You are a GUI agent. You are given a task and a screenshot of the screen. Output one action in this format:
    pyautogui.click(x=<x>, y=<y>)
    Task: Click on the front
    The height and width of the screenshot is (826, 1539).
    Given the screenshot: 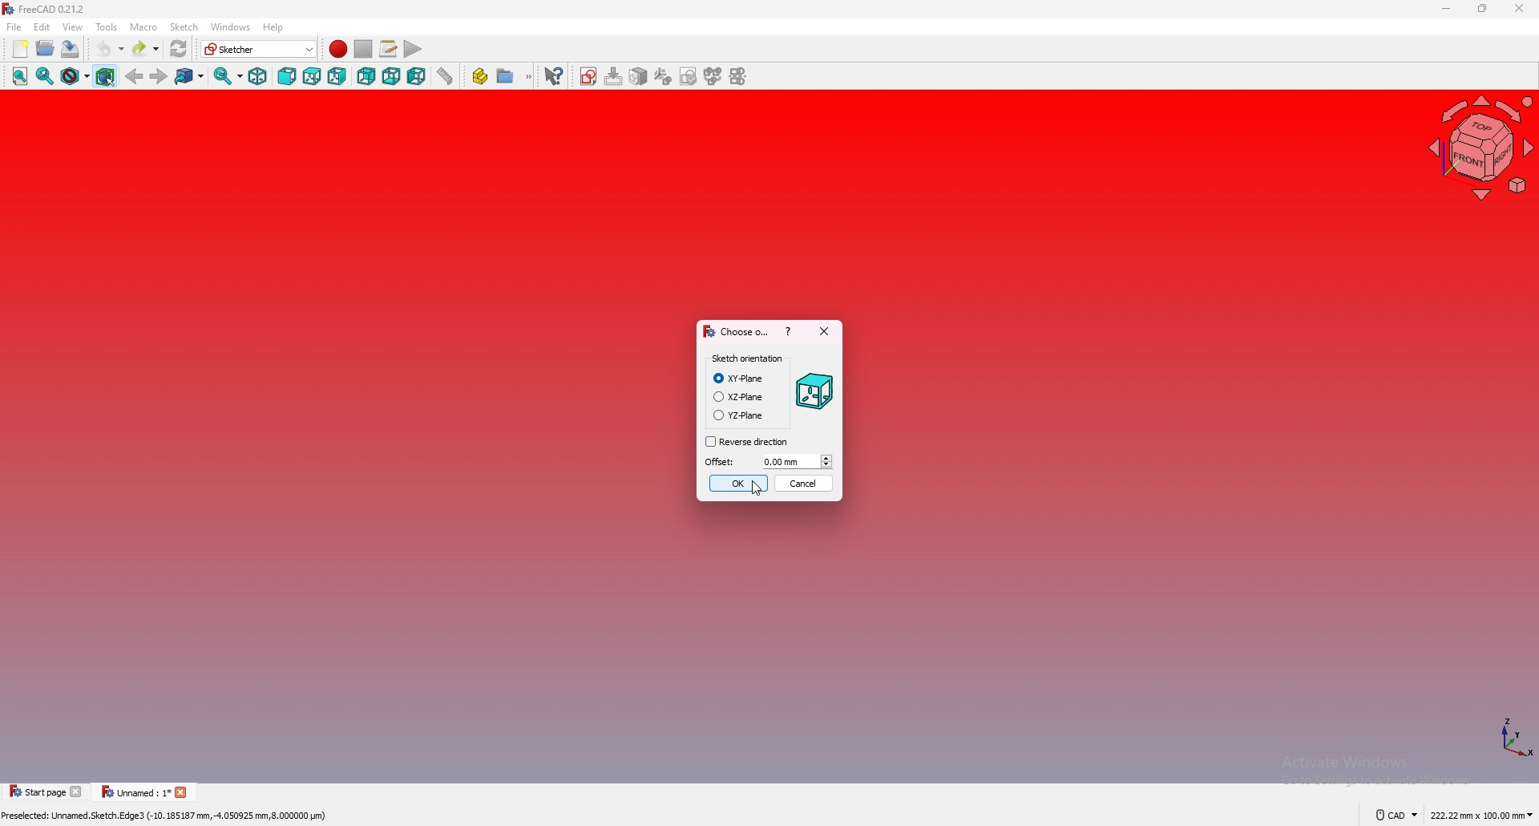 What is the action you would take?
    pyautogui.click(x=287, y=76)
    